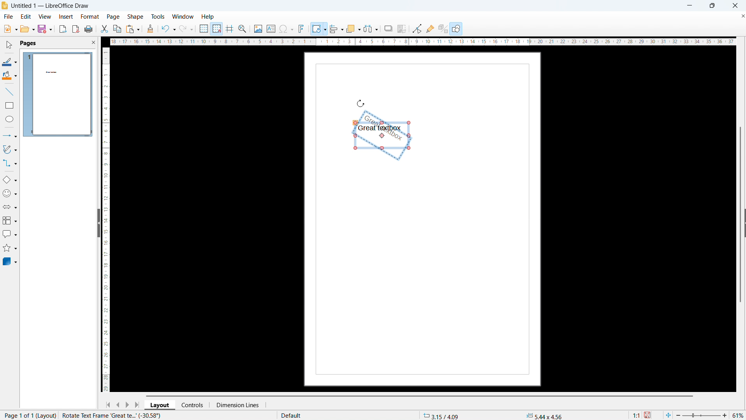  What do you see at coordinates (113, 17) in the screenshot?
I see `page` at bounding box center [113, 17].